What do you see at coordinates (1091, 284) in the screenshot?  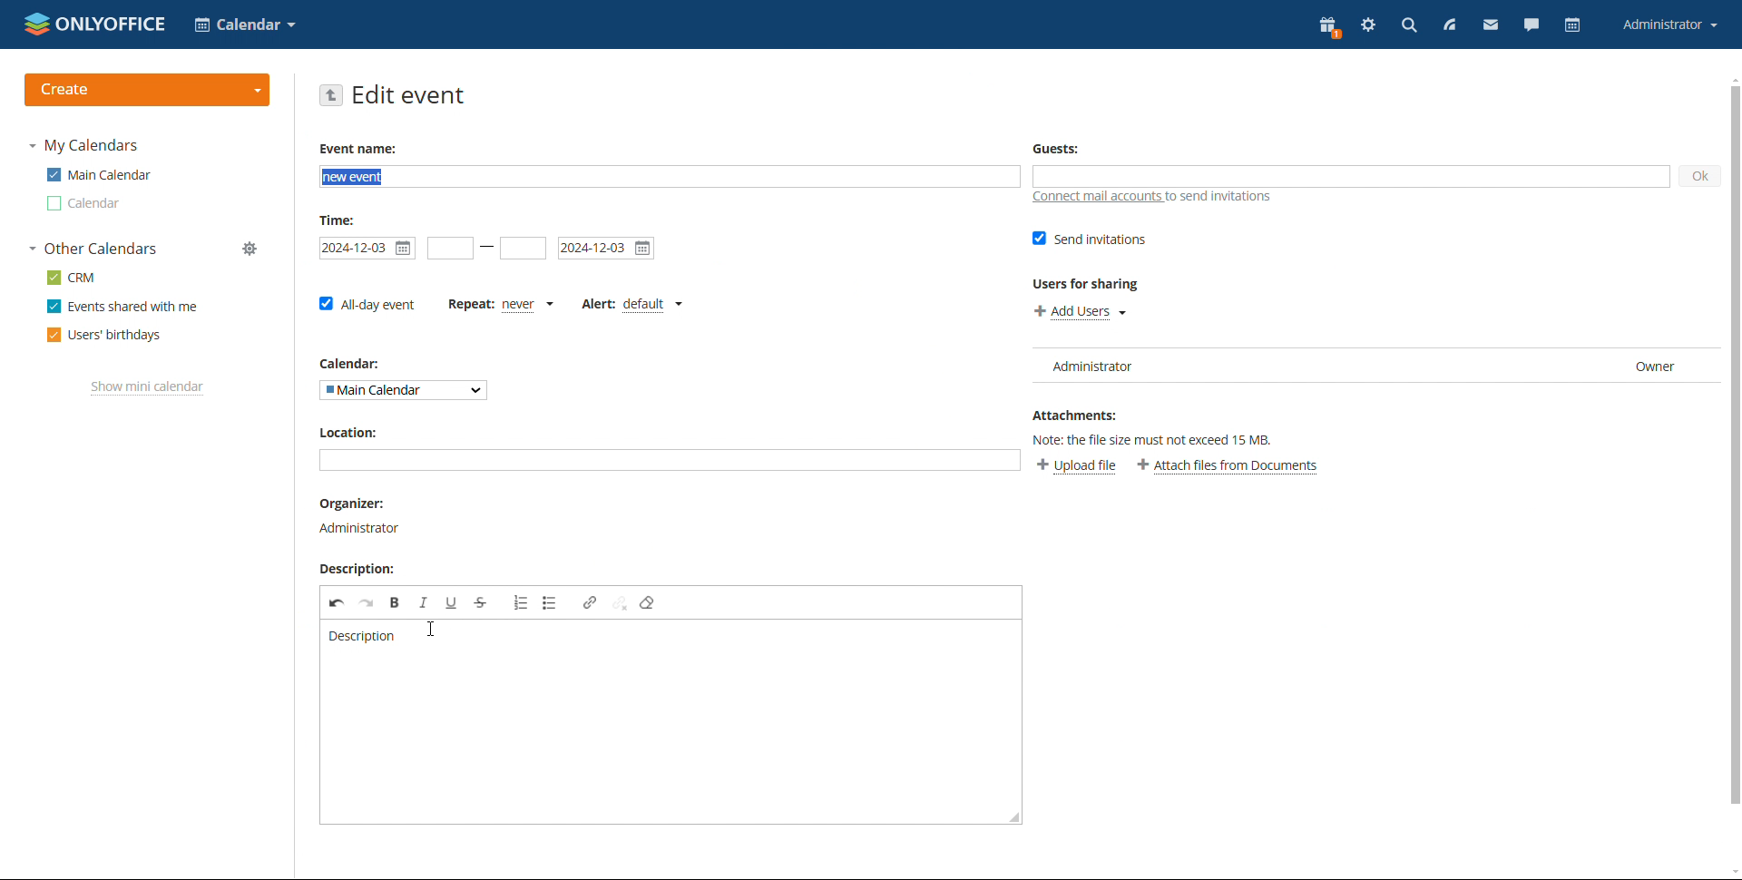 I see `Users for sharing` at bounding box center [1091, 284].